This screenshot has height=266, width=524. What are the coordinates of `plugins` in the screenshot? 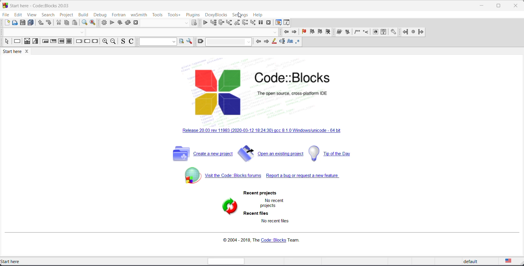 It's located at (193, 15).